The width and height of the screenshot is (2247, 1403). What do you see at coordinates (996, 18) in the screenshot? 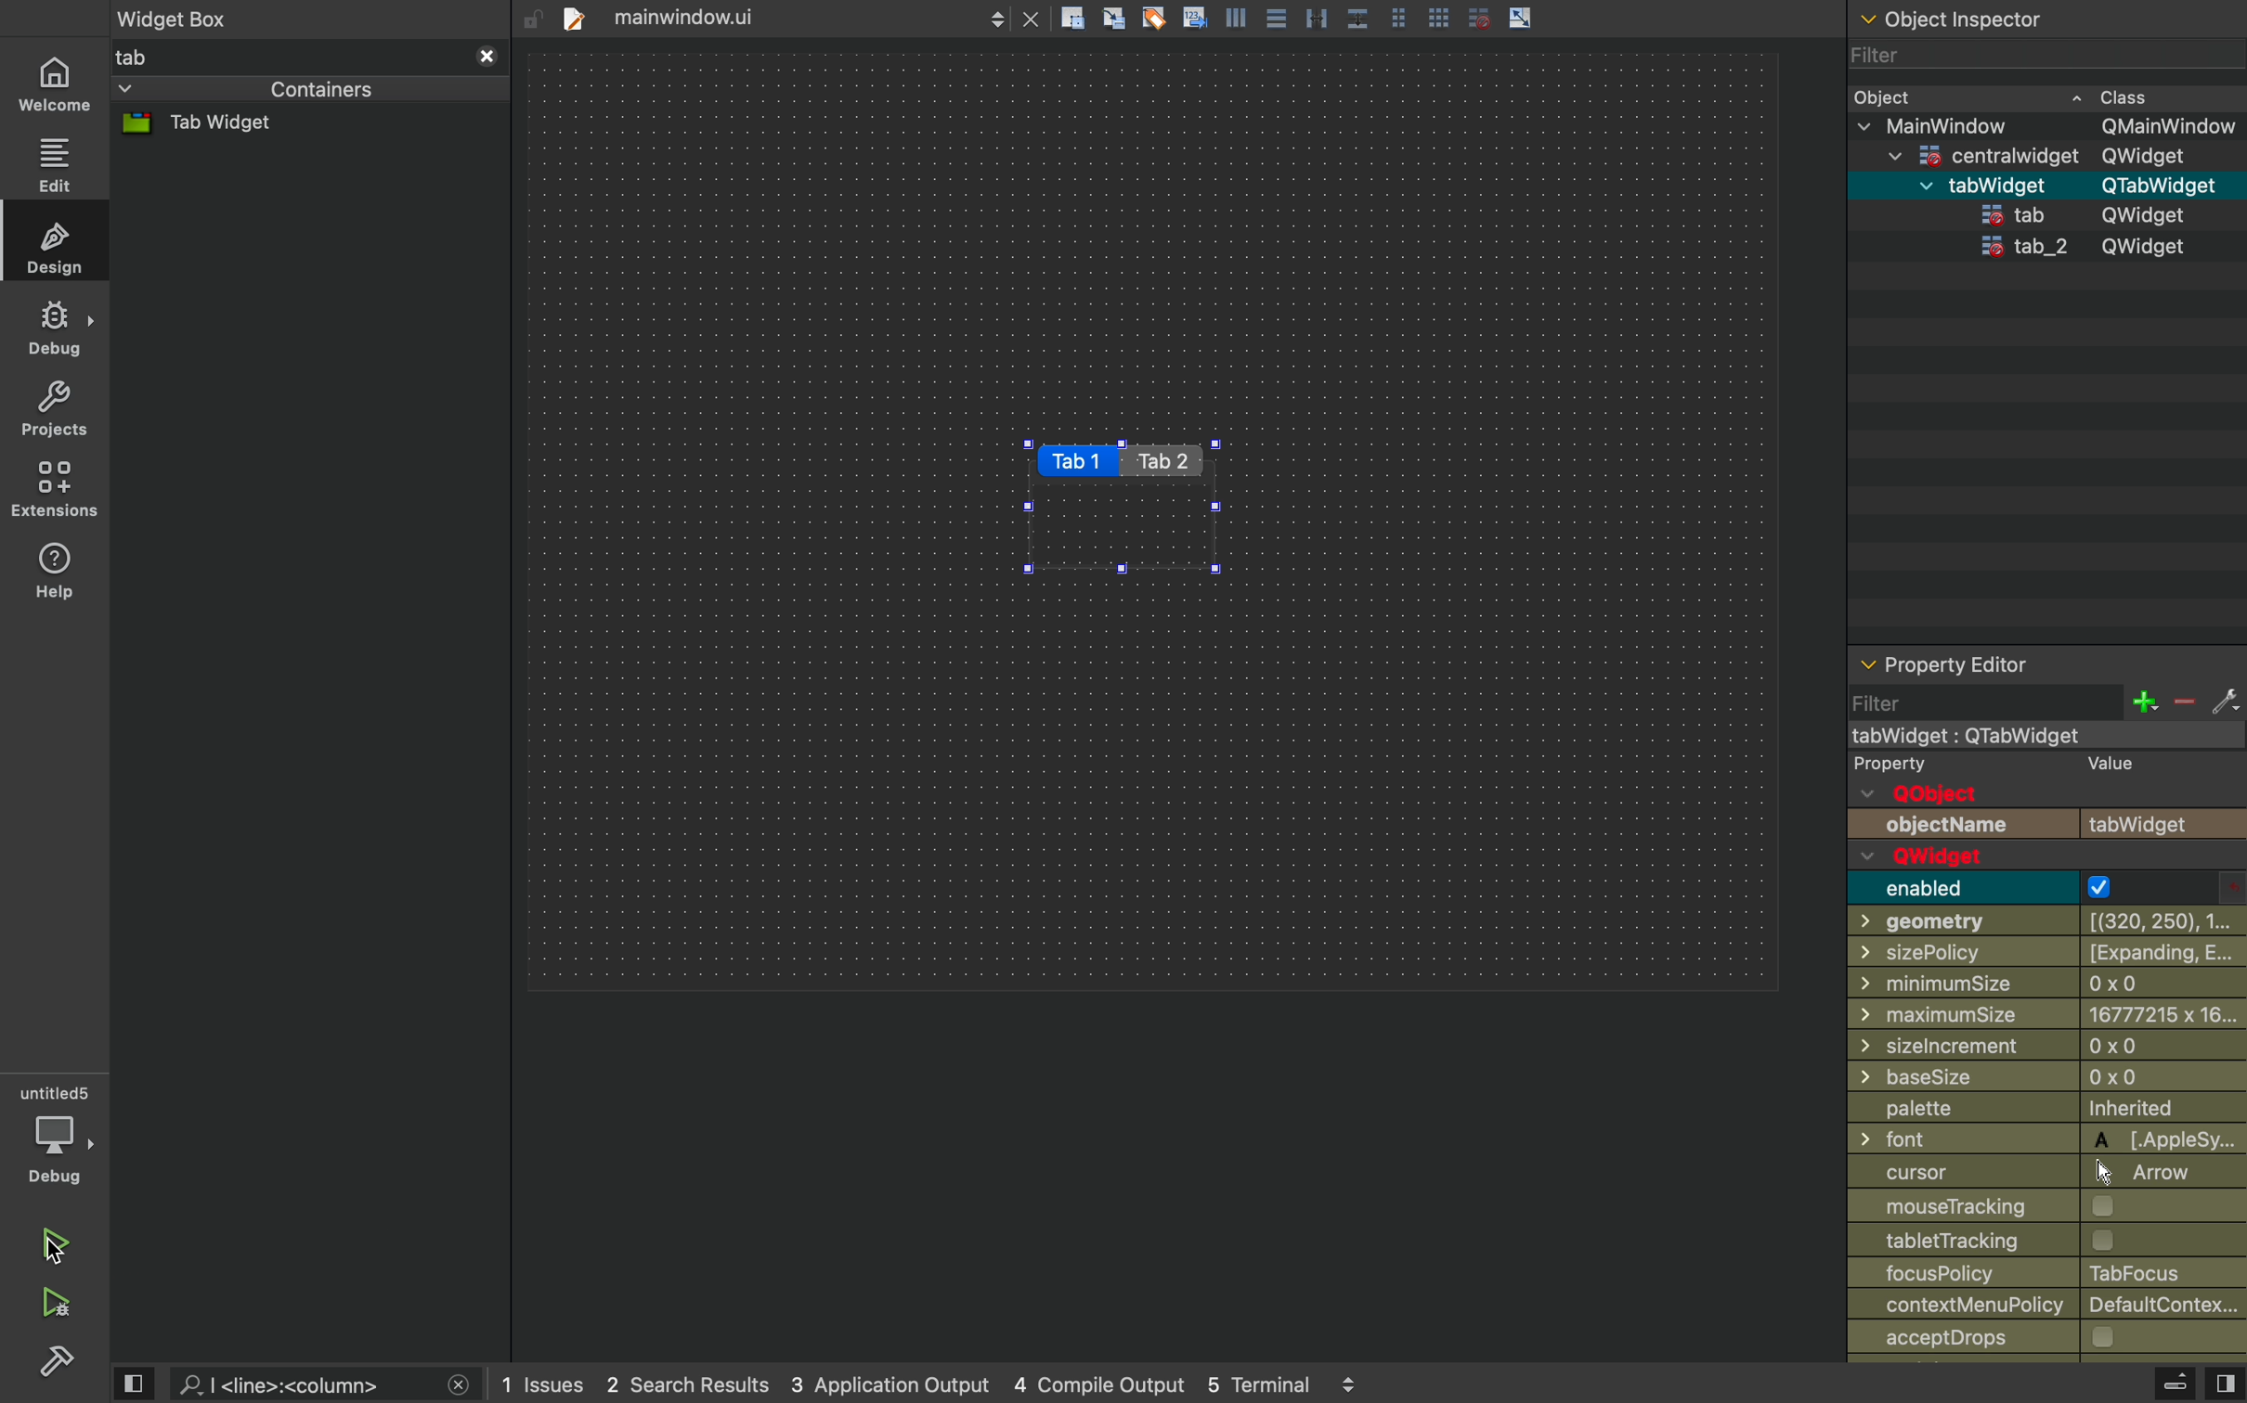
I see `next/back` at bounding box center [996, 18].